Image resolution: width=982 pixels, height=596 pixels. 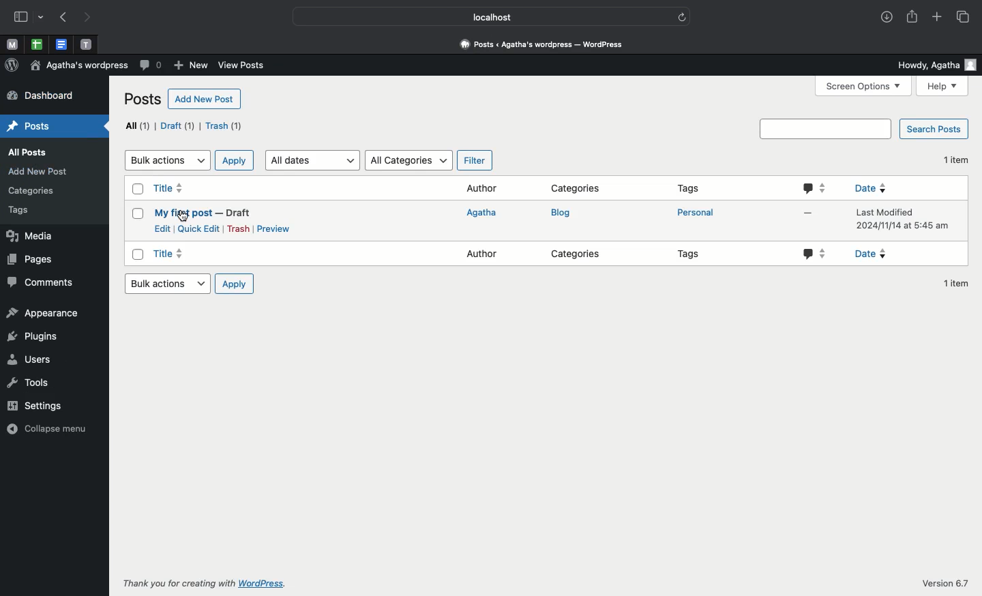 I want to click on Appearance, so click(x=44, y=314).